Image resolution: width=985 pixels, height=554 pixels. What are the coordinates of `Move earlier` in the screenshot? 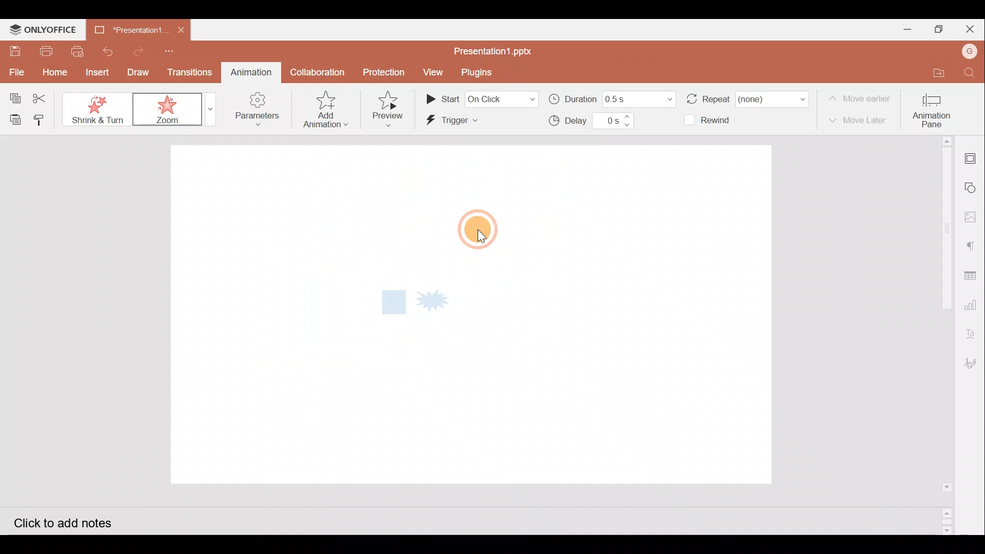 It's located at (861, 99).